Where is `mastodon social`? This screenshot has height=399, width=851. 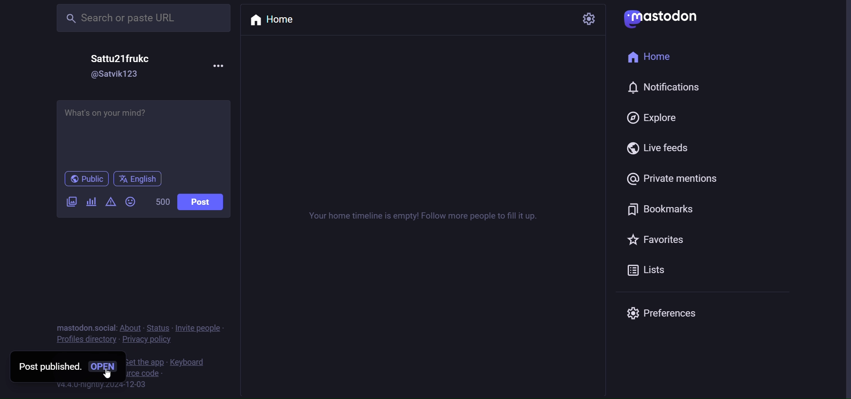
mastodon social is located at coordinates (86, 327).